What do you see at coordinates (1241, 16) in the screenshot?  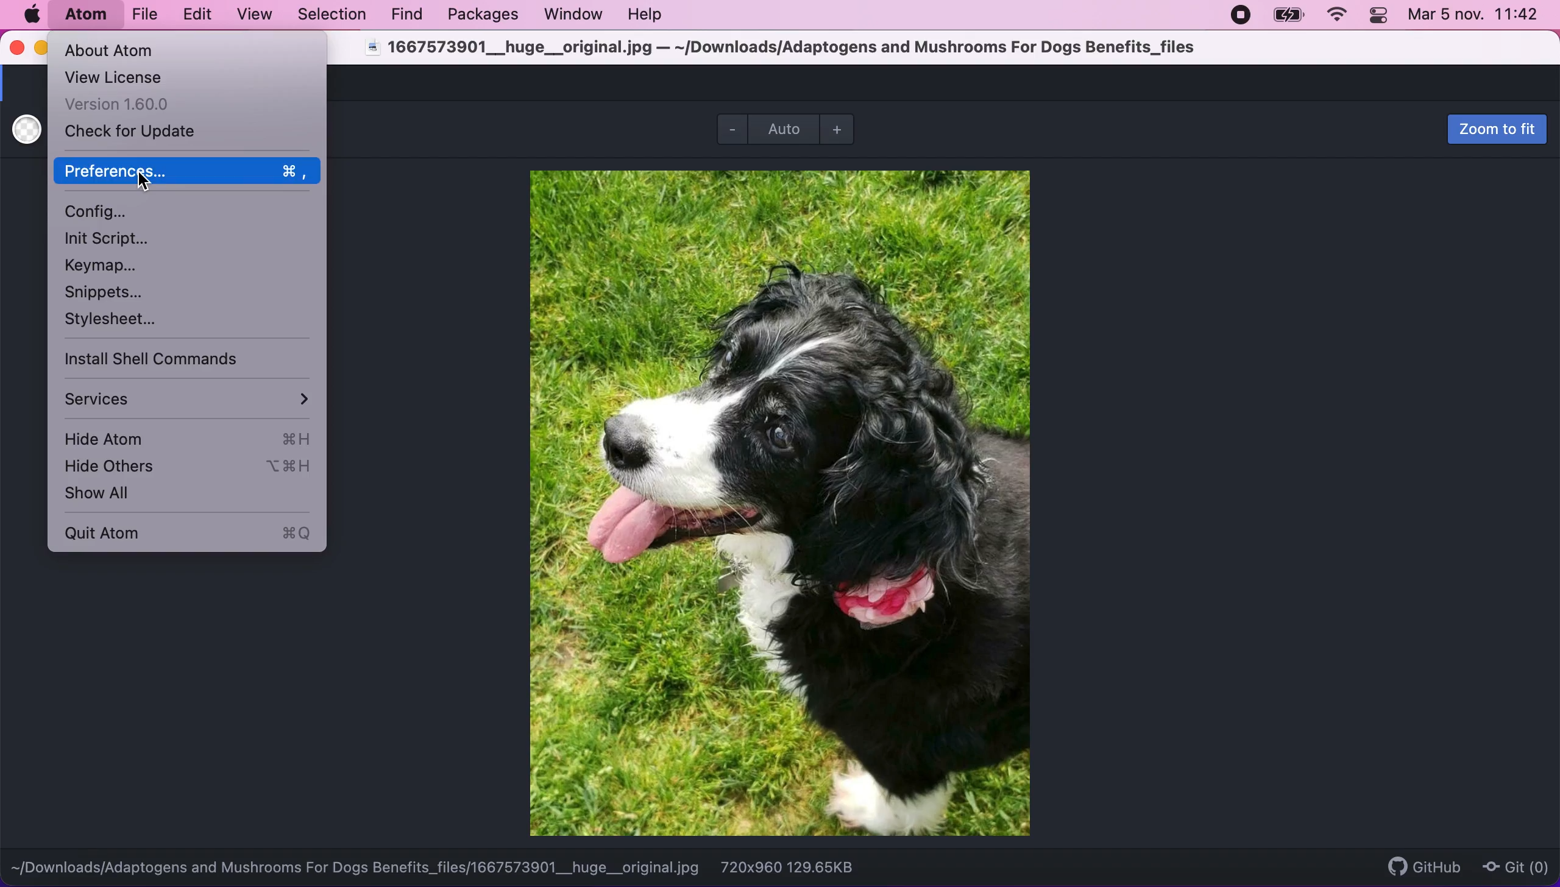 I see `recording stopped` at bounding box center [1241, 16].